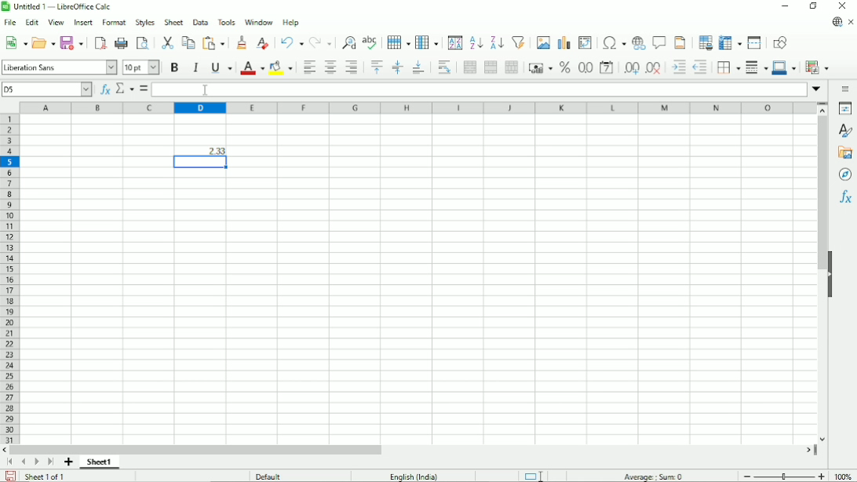  Describe the element at coordinates (534, 475) in the screenshot. I see `Standard selection` at that location.